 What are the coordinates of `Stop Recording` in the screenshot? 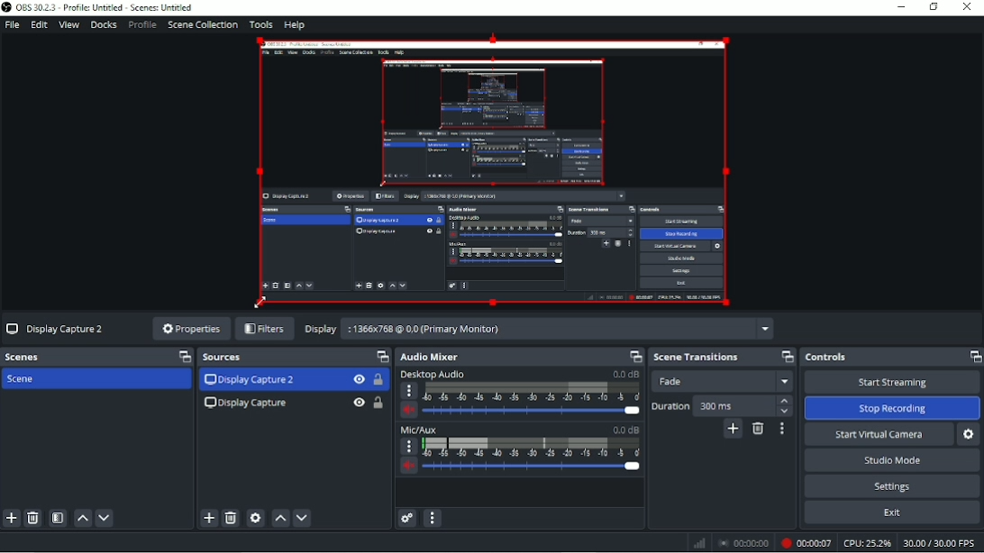 It's located at (893, 409).